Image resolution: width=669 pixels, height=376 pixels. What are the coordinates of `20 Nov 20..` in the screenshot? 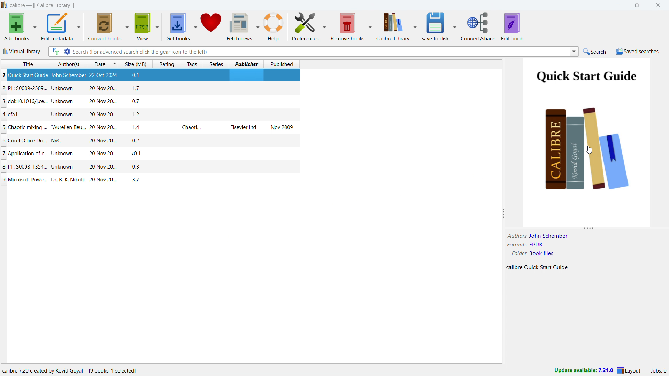 It's located at (103, 88).